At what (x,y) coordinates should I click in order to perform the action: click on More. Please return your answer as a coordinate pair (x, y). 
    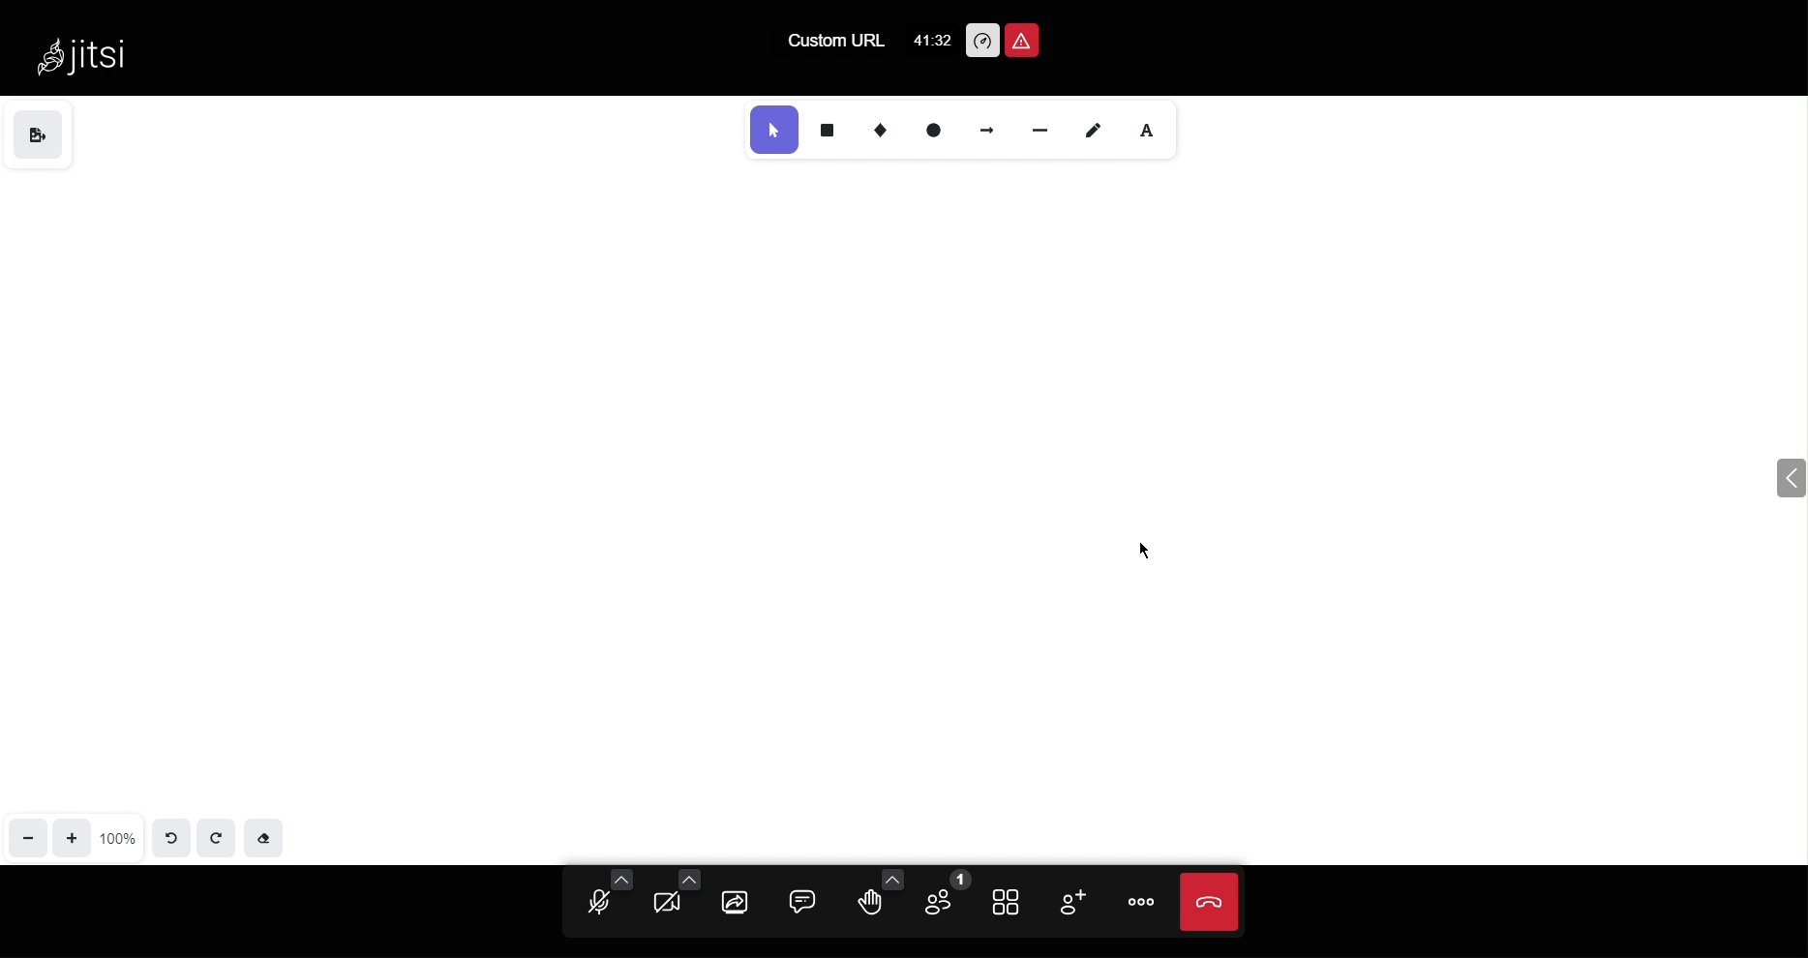
    Looking at the image, I should click on (1143, 903).